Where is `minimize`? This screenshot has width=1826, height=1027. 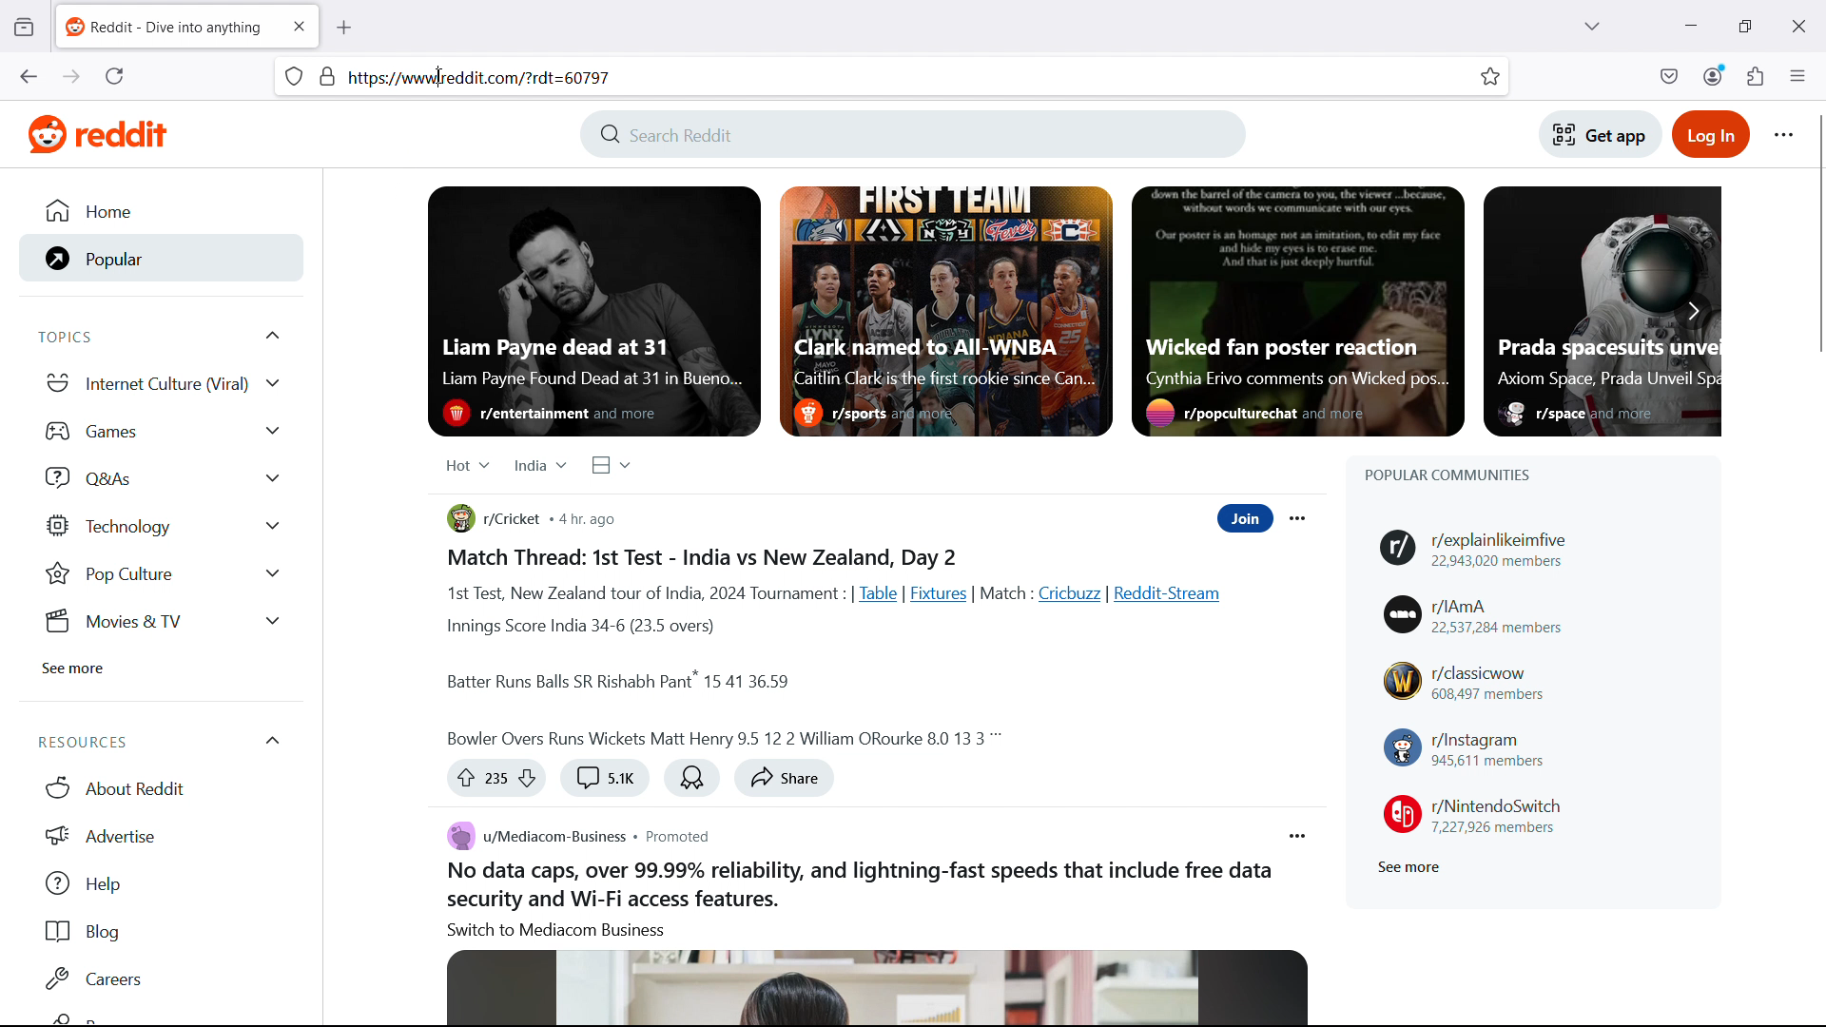 minimize is located at coordinates (1692, 24).